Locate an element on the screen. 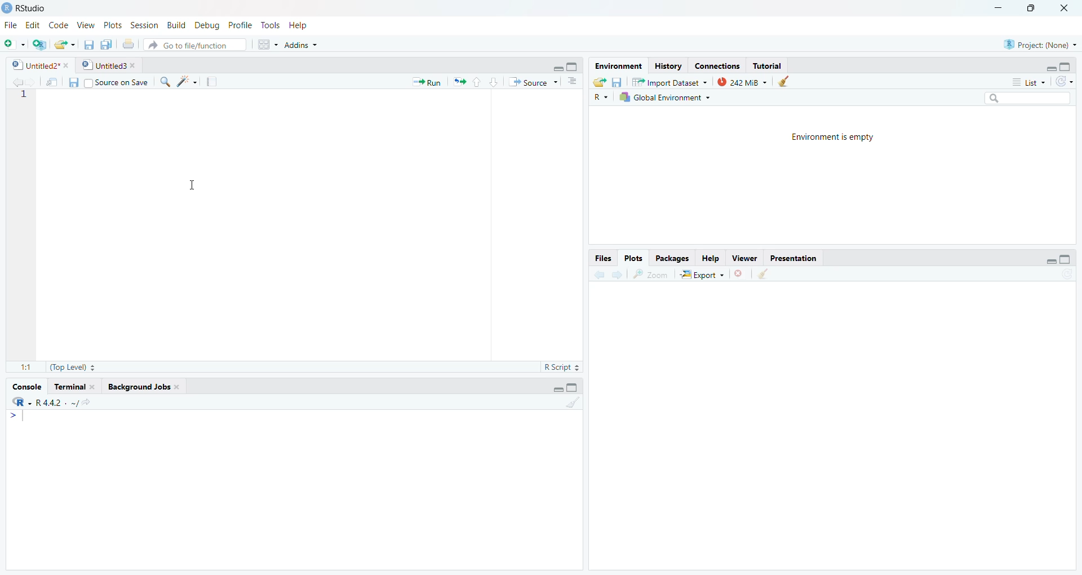 This screenshot has width=1082, height=575. Environment is located at coordinates (617, 67).